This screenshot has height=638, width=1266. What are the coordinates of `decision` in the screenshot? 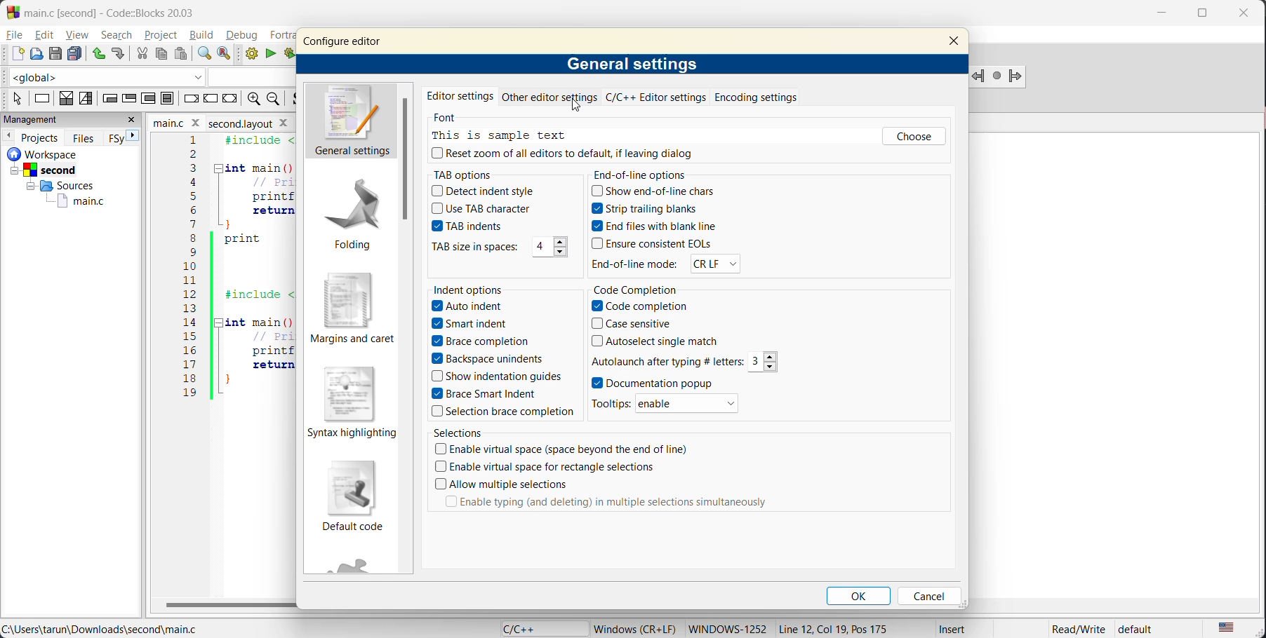 It's located at (64, 99).